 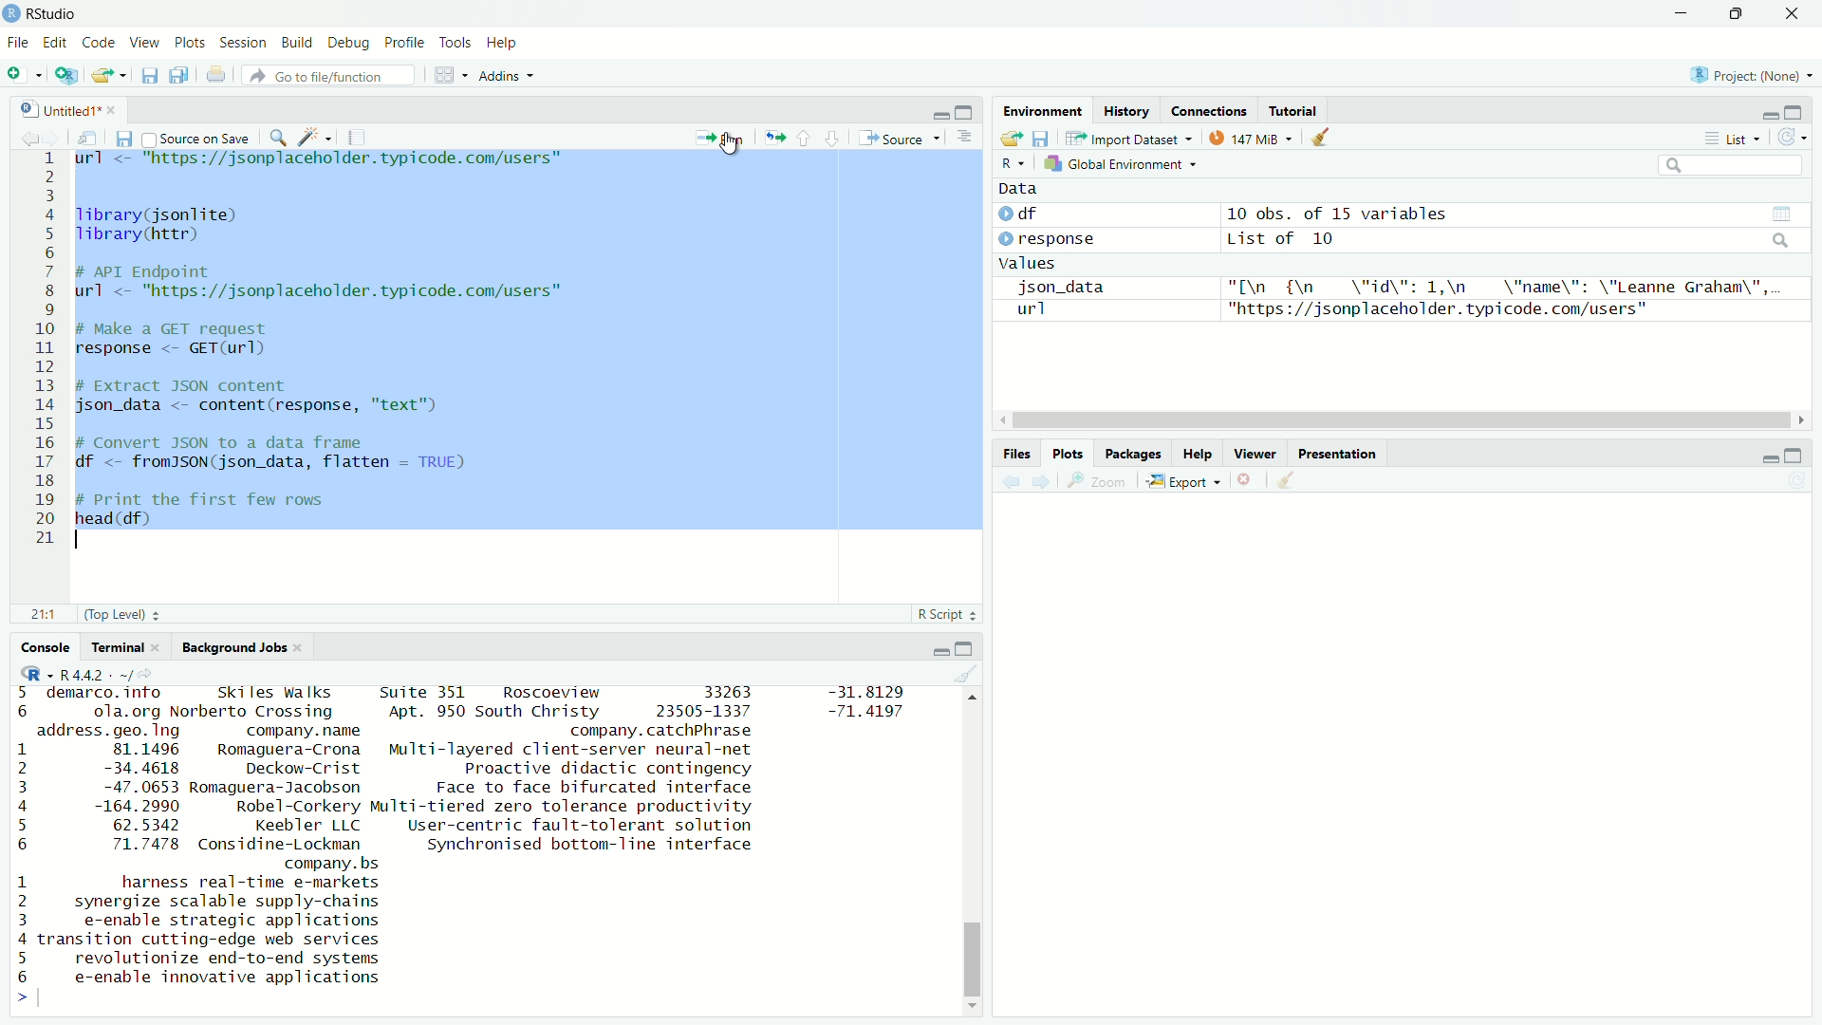 What do you see at coordinates (325, 162) in the screenshot?
I see `url <- "https://jsonplaceholder.typicode.com/users` at bounding box center [325, 162].